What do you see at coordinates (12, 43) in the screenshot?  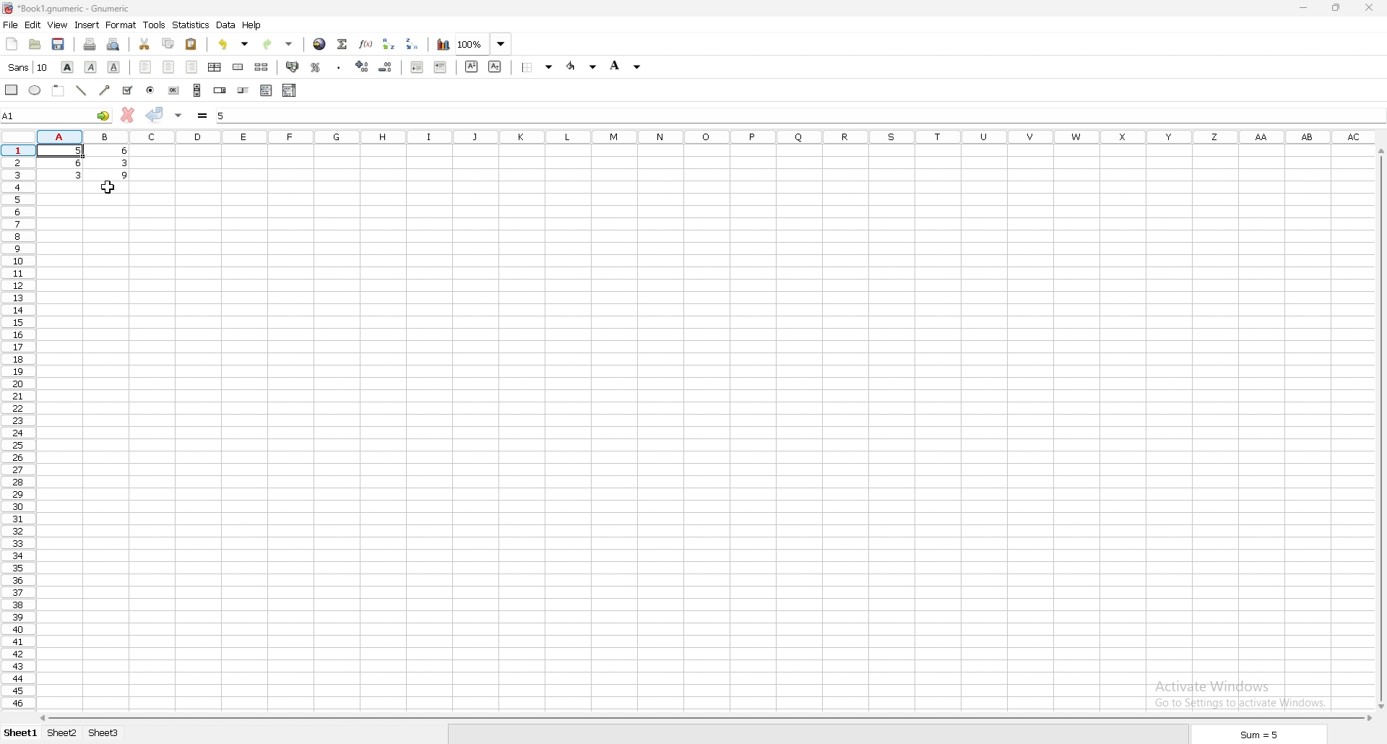 I see `new` at bounding box center [12, 43].